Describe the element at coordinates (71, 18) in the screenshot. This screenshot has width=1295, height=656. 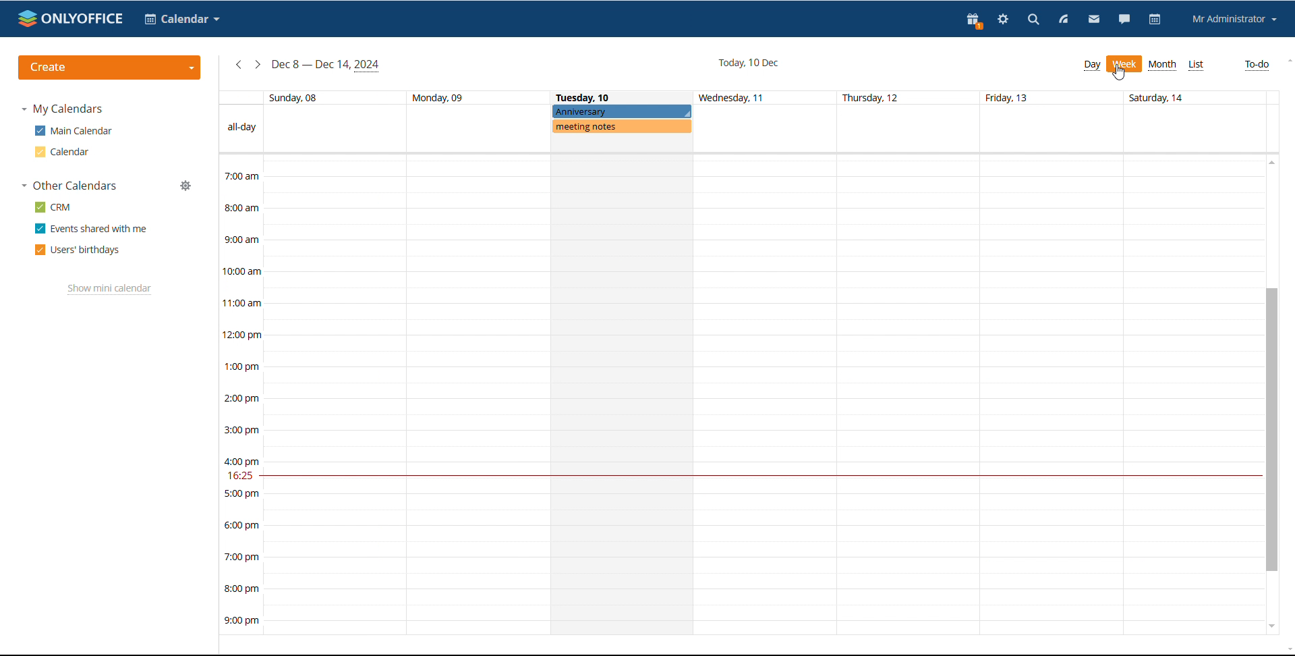
I see `onlyoffice` at that location.